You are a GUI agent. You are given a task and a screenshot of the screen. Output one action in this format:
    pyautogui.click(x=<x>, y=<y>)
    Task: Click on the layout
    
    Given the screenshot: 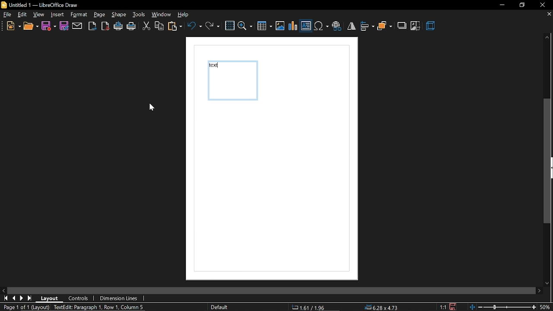 What is the action you would take?
    pyautogui.click(x=52, y=298)
    